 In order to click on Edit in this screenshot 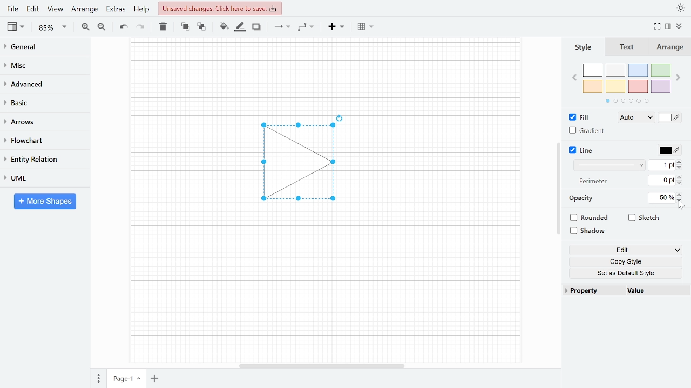, I will do `click(626, 251)`.